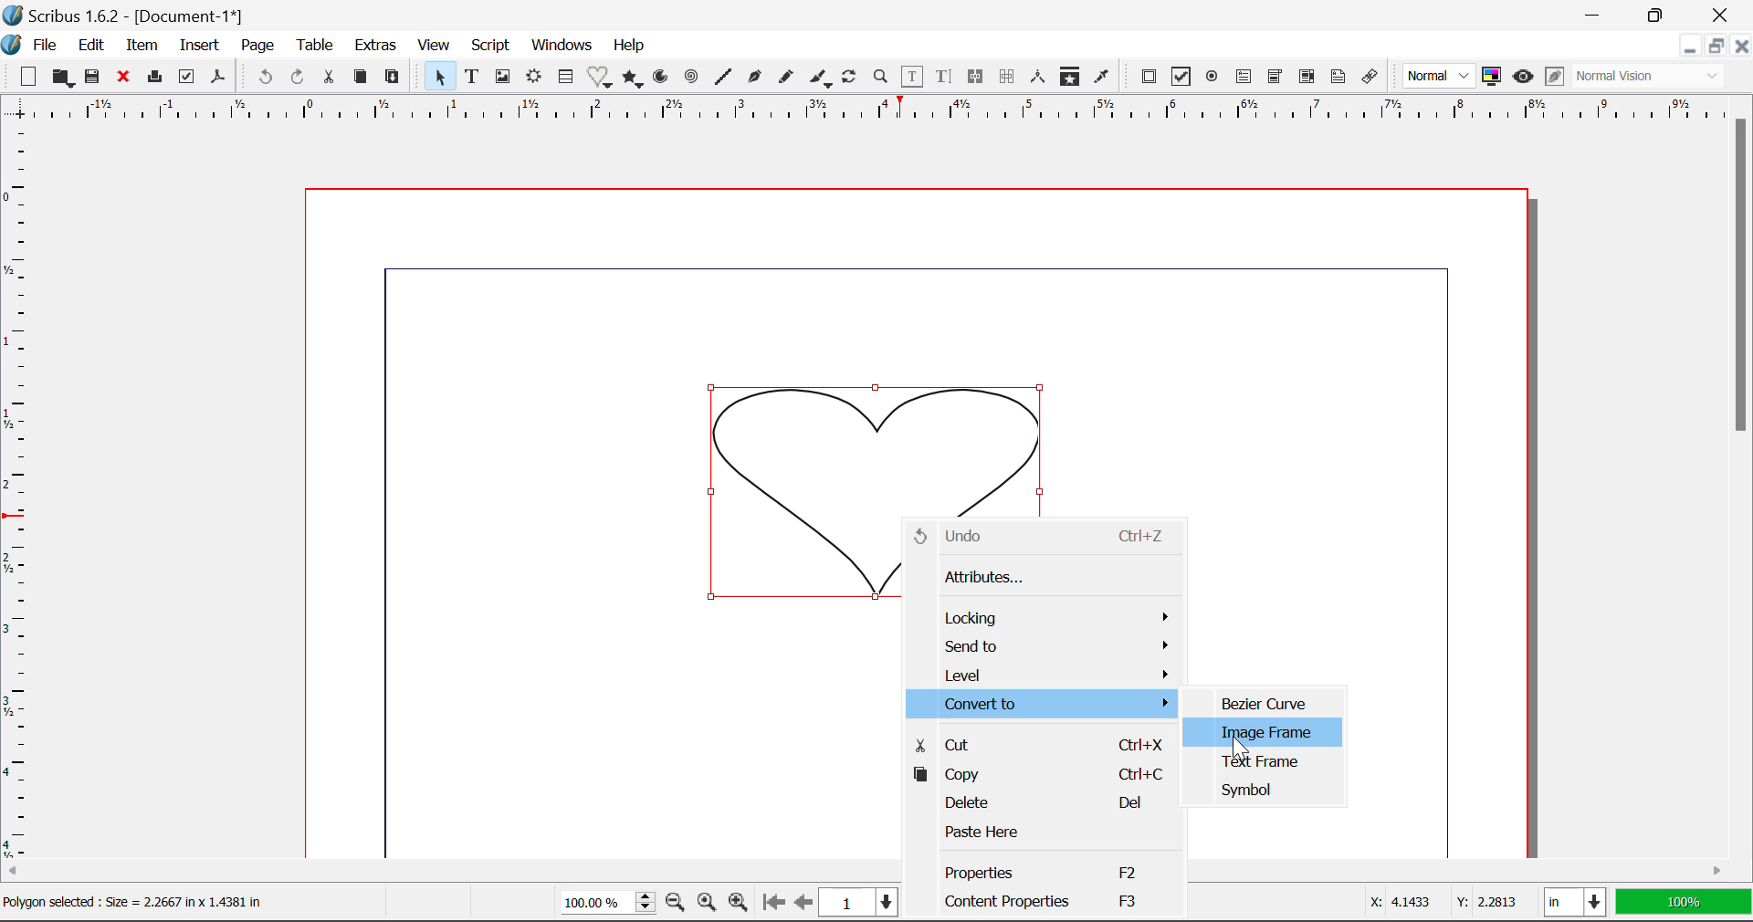 This screenshot has height=922, width=1753. I want to click on Edit Contents in Frame, so click(914, 77).